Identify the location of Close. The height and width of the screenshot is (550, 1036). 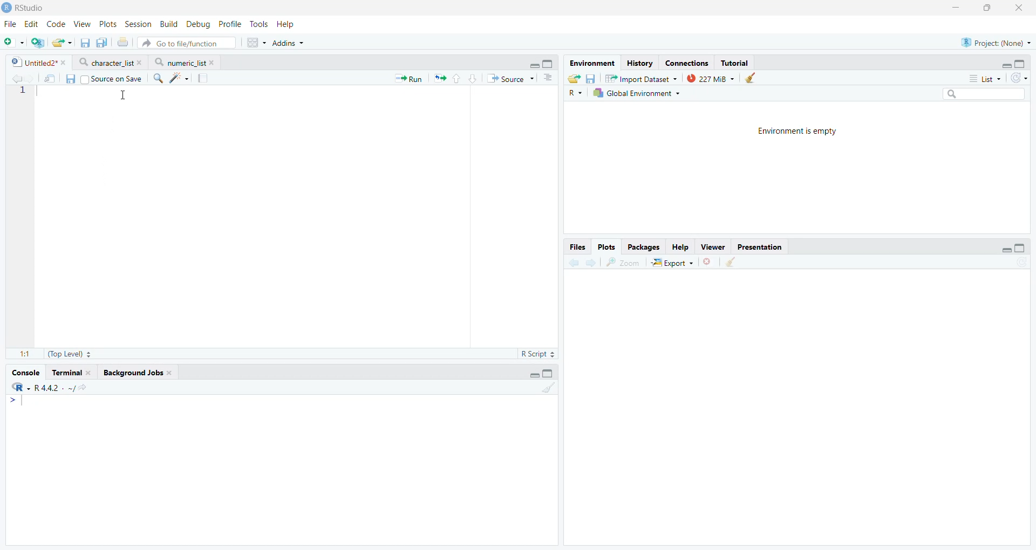
(1021, 8).